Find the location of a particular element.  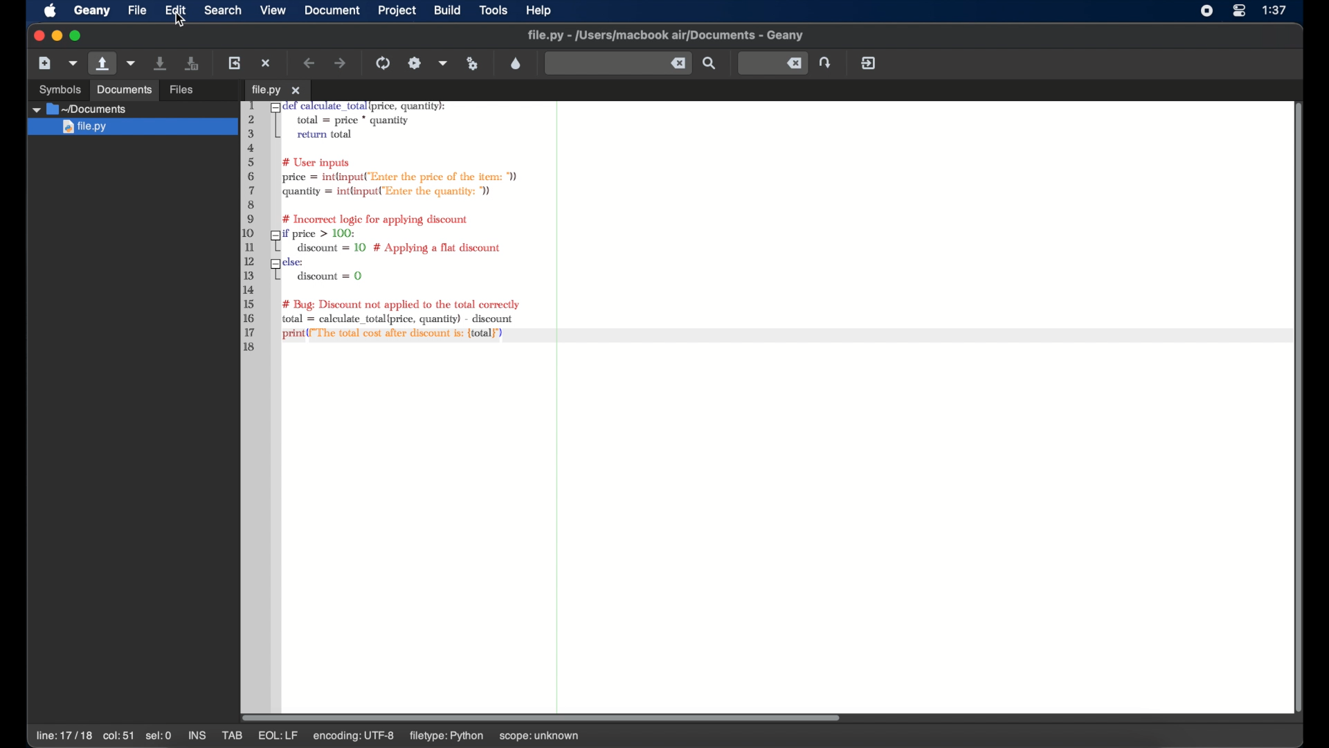

open file is located at coordinates (101, 64).